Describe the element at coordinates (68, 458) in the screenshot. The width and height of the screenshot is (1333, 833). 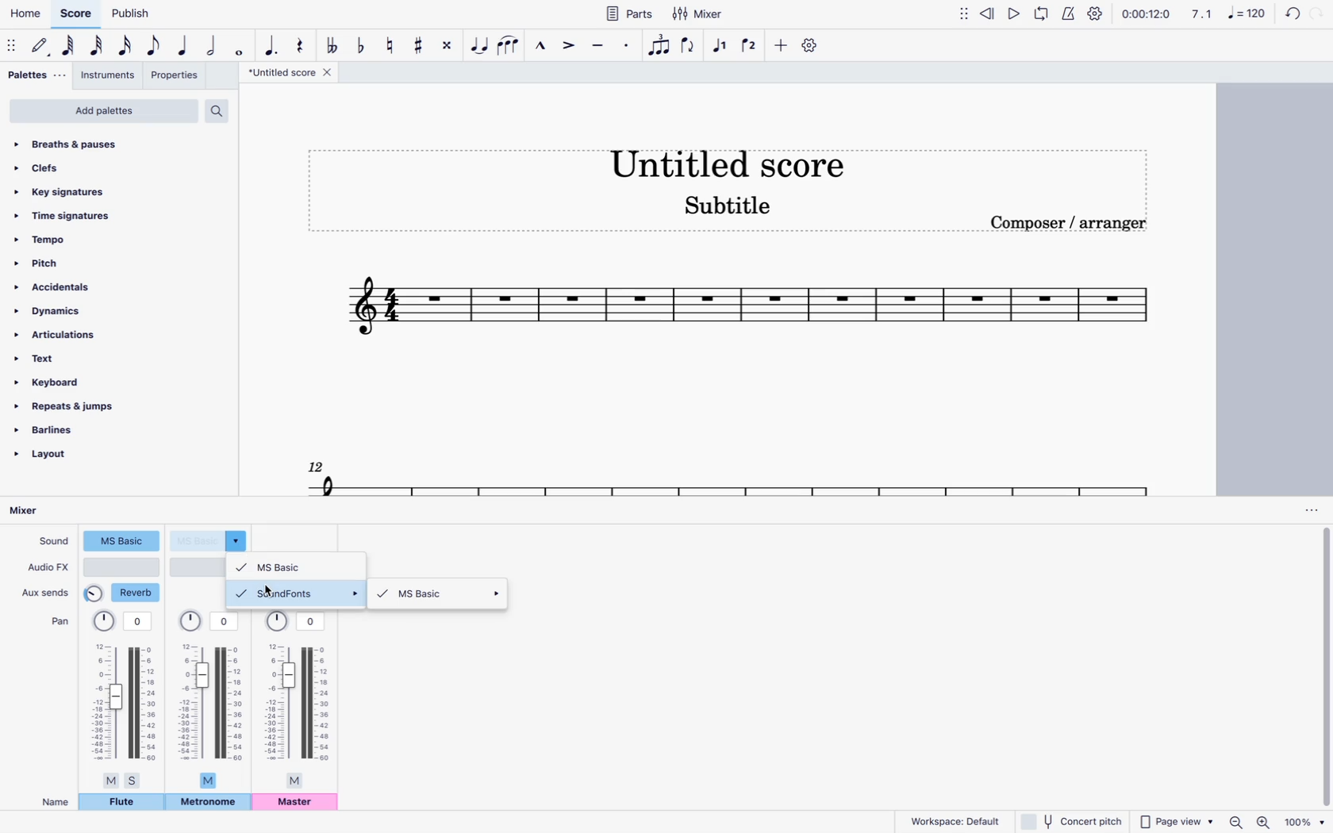
I see `layout` at that location.